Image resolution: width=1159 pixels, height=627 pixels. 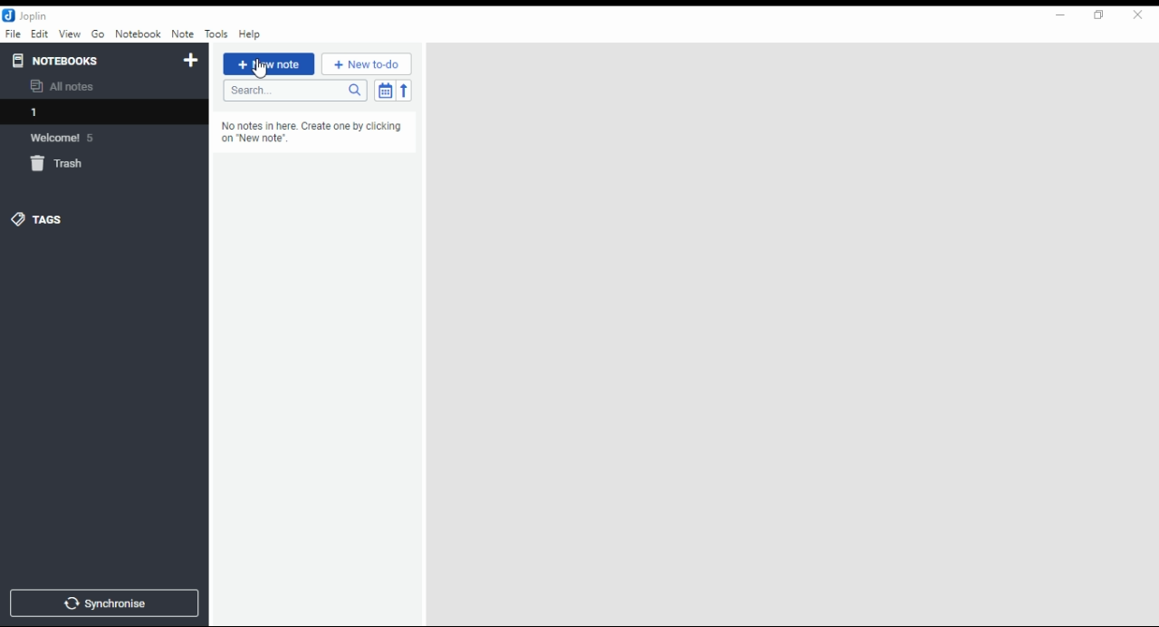 I want to click on new note, so click(x=269, y=64).